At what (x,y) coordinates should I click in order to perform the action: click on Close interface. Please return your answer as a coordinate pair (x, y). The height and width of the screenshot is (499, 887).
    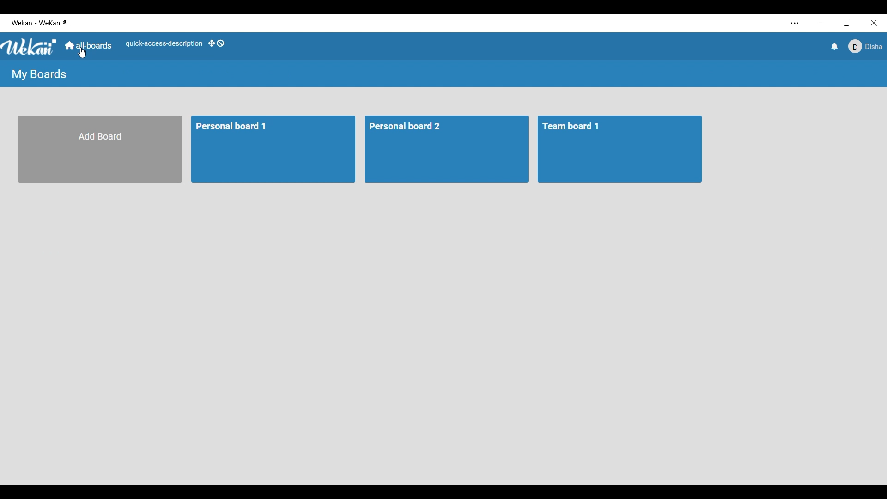
    Looking at the image, I should click on (874, 23).